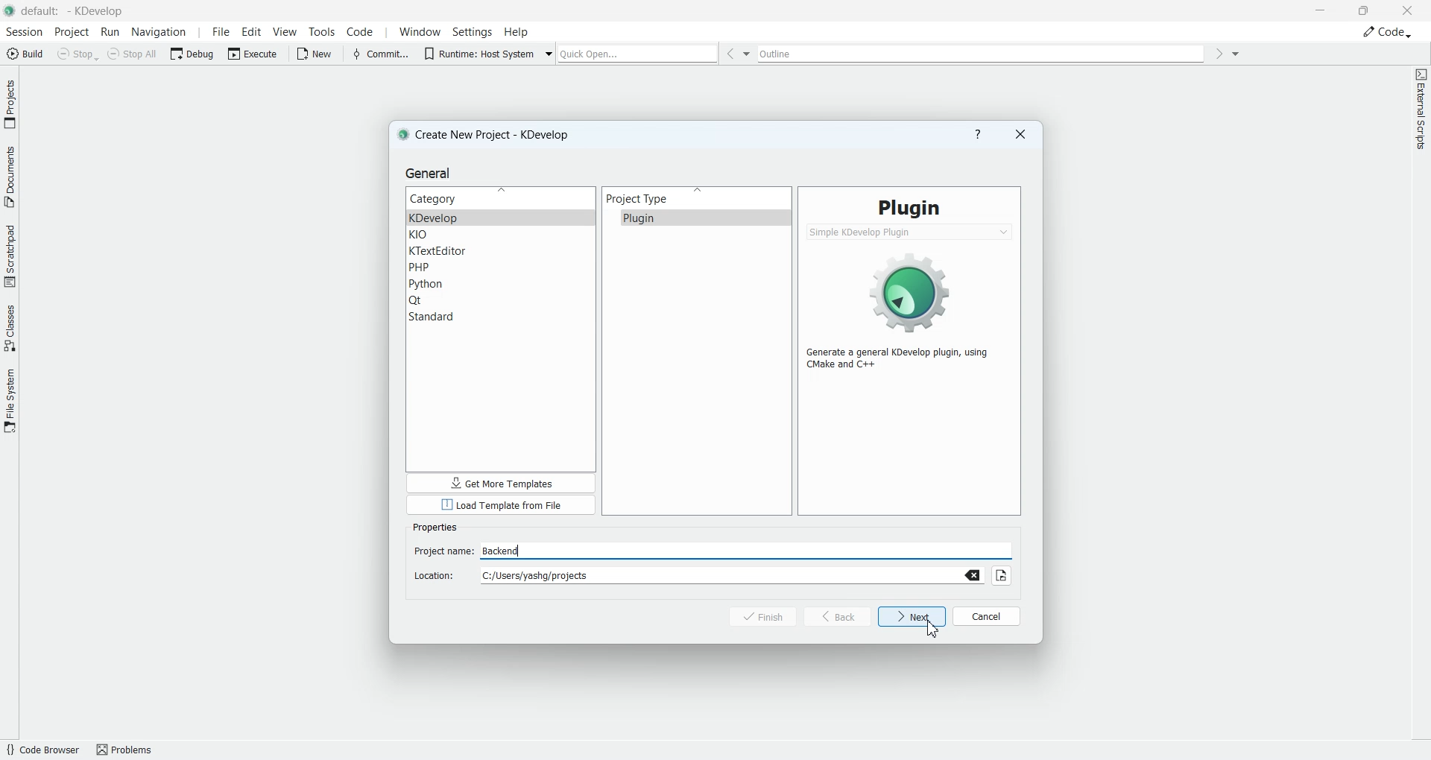  Describe the element at coordinates (112, 33) in the screenshot. I see `Run` at that location.